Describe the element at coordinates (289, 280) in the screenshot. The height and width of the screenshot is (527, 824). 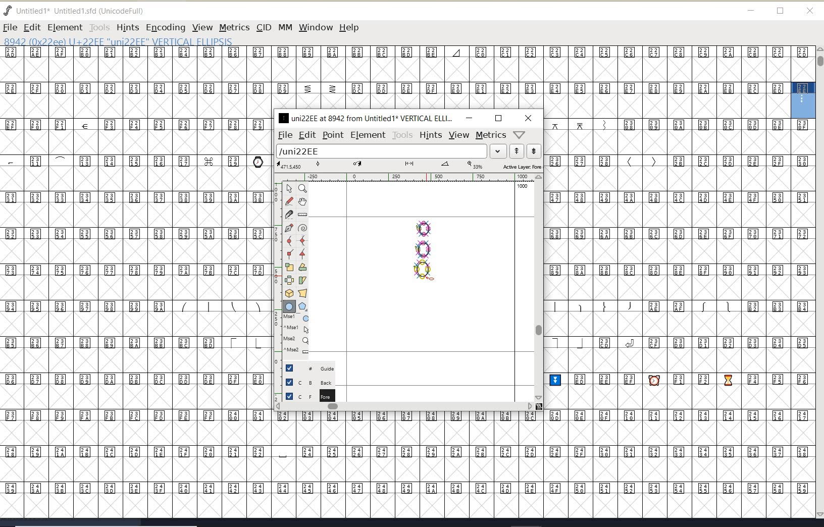
I see `flip the selection` at that location.